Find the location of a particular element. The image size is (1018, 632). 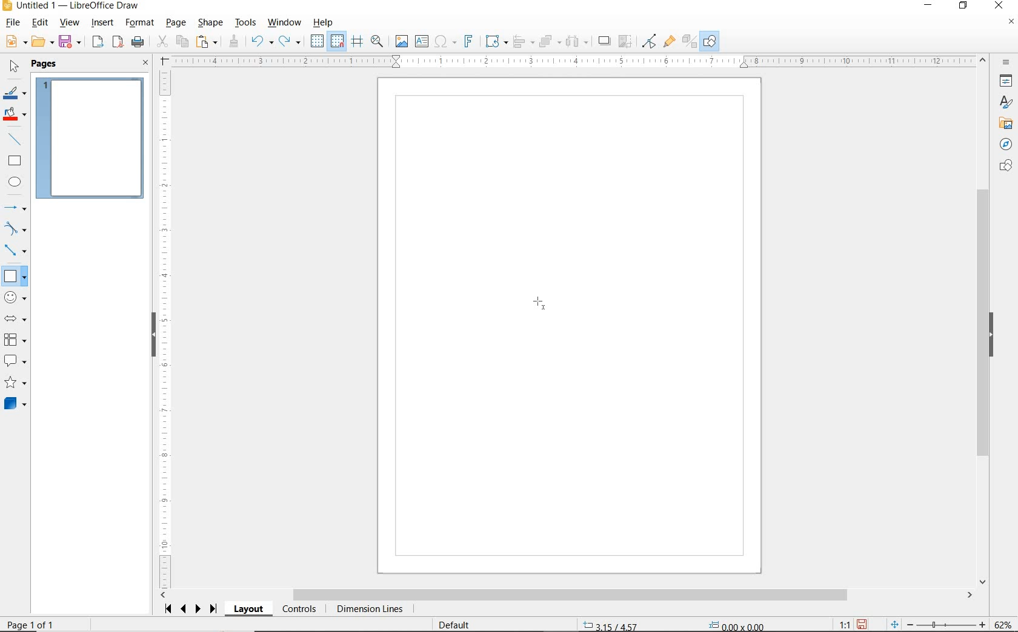

SCALING FACTOR is located at coordinates (840, 622).